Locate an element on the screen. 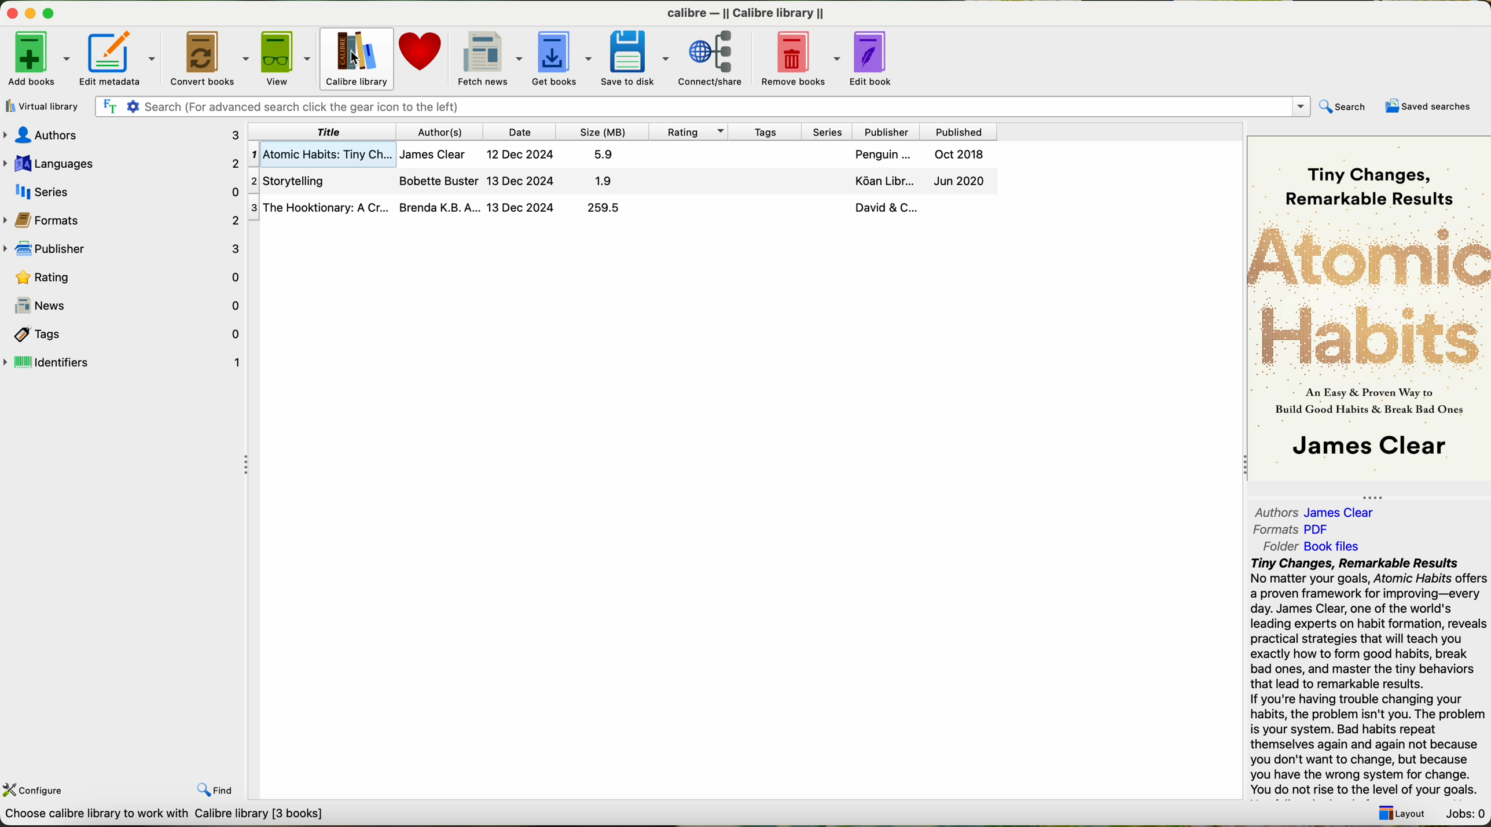 The width and height of the screenshot is (1491, 827). | Fr ¢ Search (For advanced search click the gear icon to the left) is located at coordinates (698, 105).